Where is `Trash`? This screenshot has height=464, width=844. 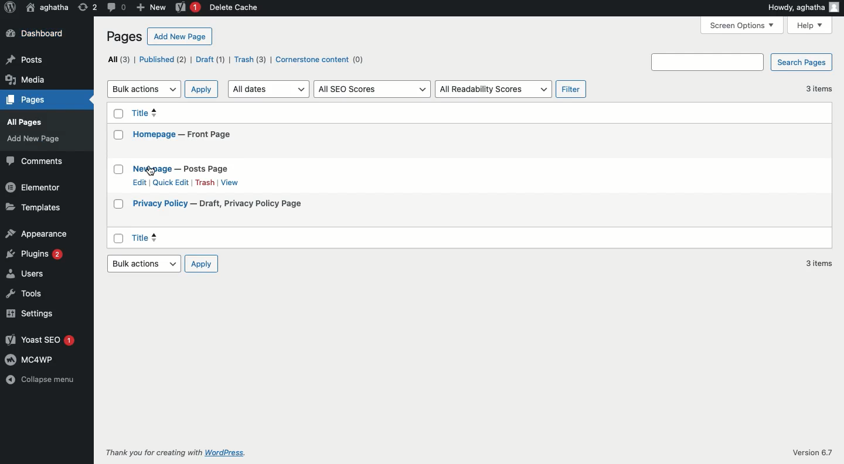
Trash is located at coordinates (205, 182).